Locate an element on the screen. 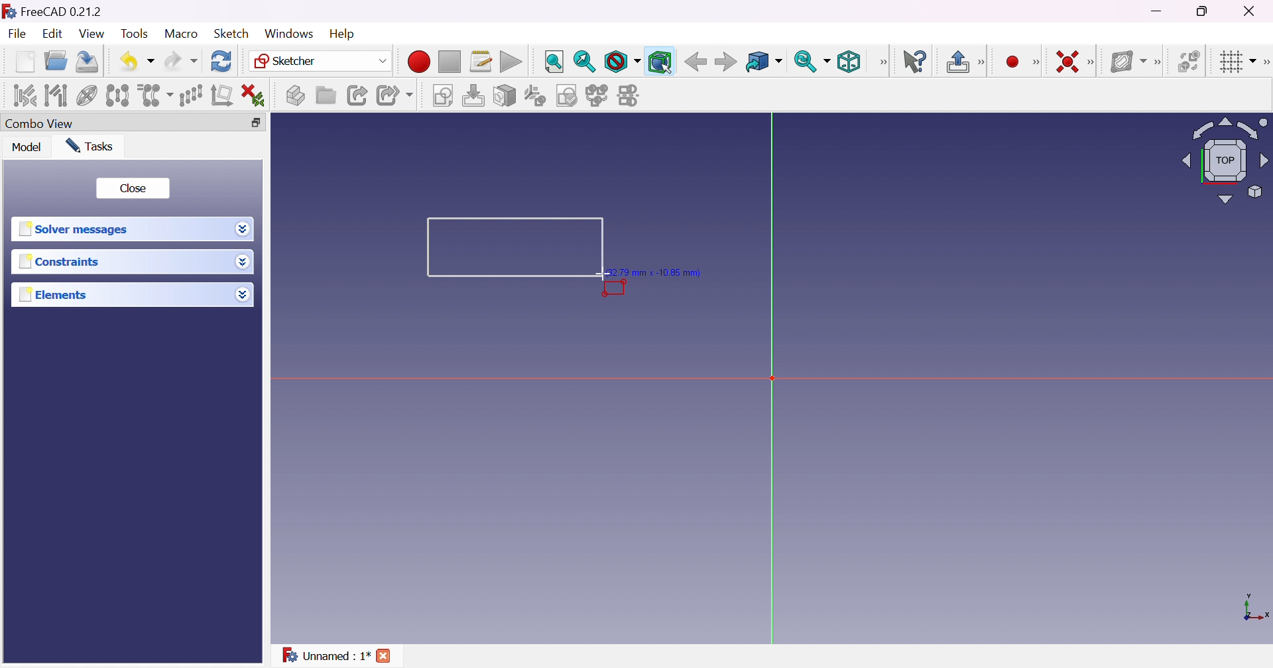 The image size is (1273, 668). Unnamed : 1* is located at coordinates (325, 655).